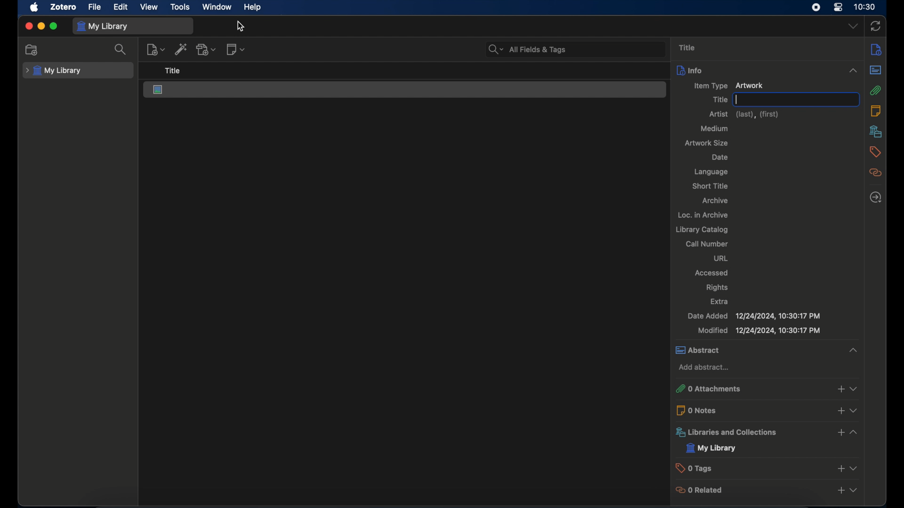  I want to click on expand section, so click(853, 351).